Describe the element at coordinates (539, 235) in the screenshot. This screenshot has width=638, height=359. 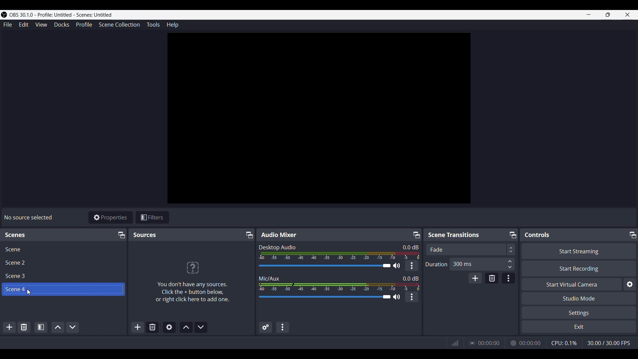
I see `Controls` at that location.